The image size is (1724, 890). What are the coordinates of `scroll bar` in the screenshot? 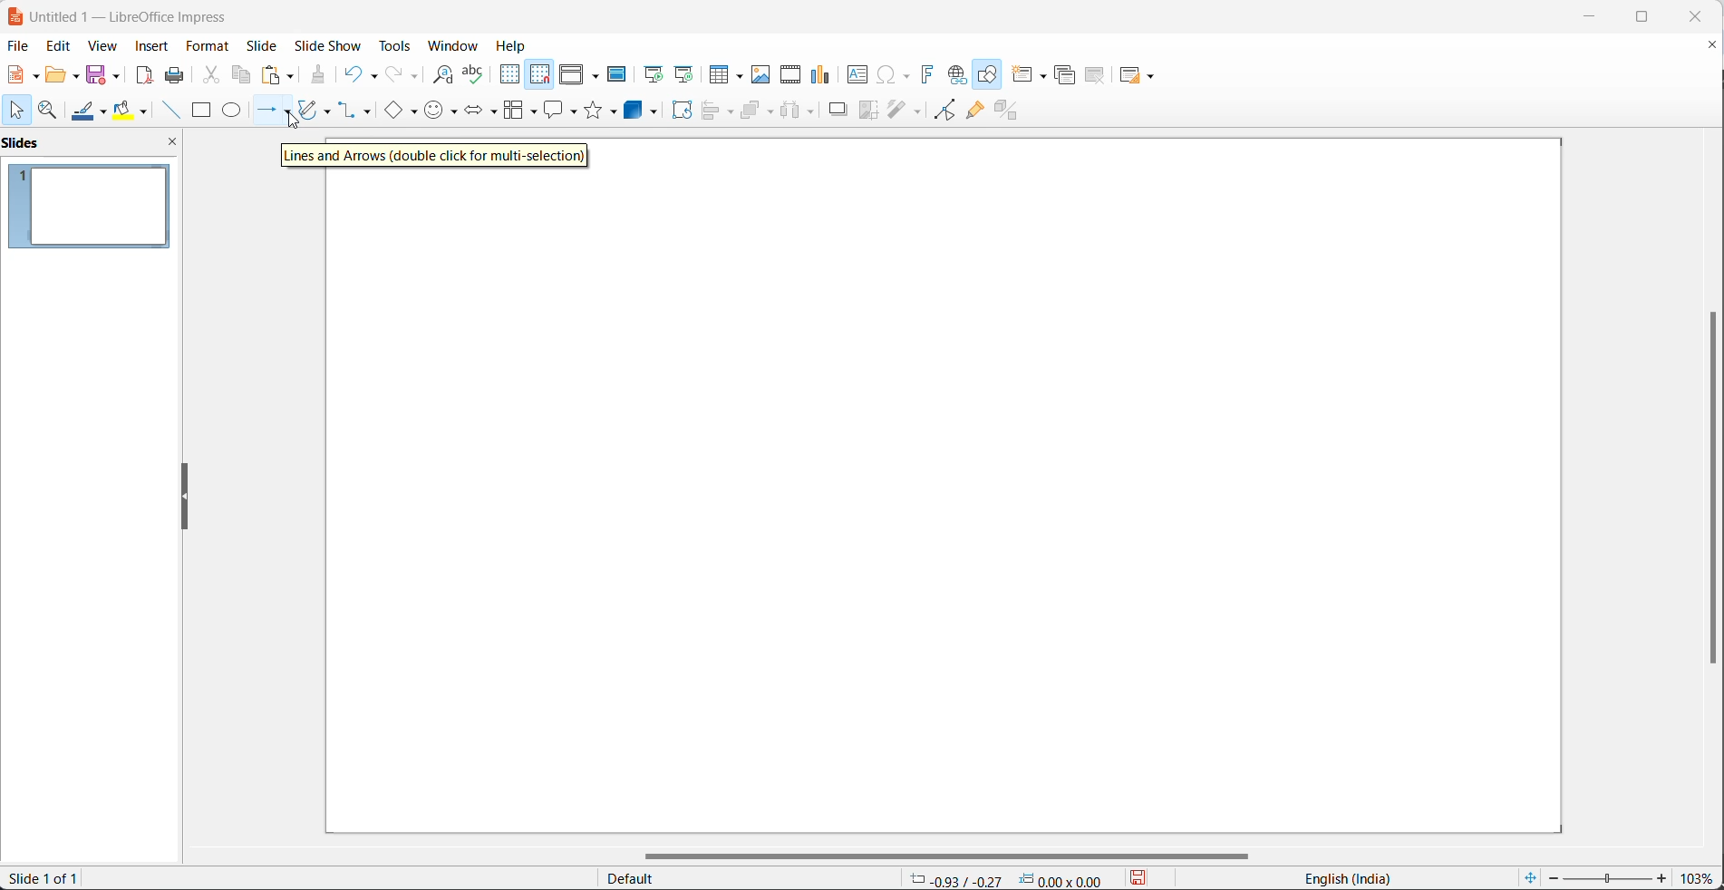 It's located at (960, 852).